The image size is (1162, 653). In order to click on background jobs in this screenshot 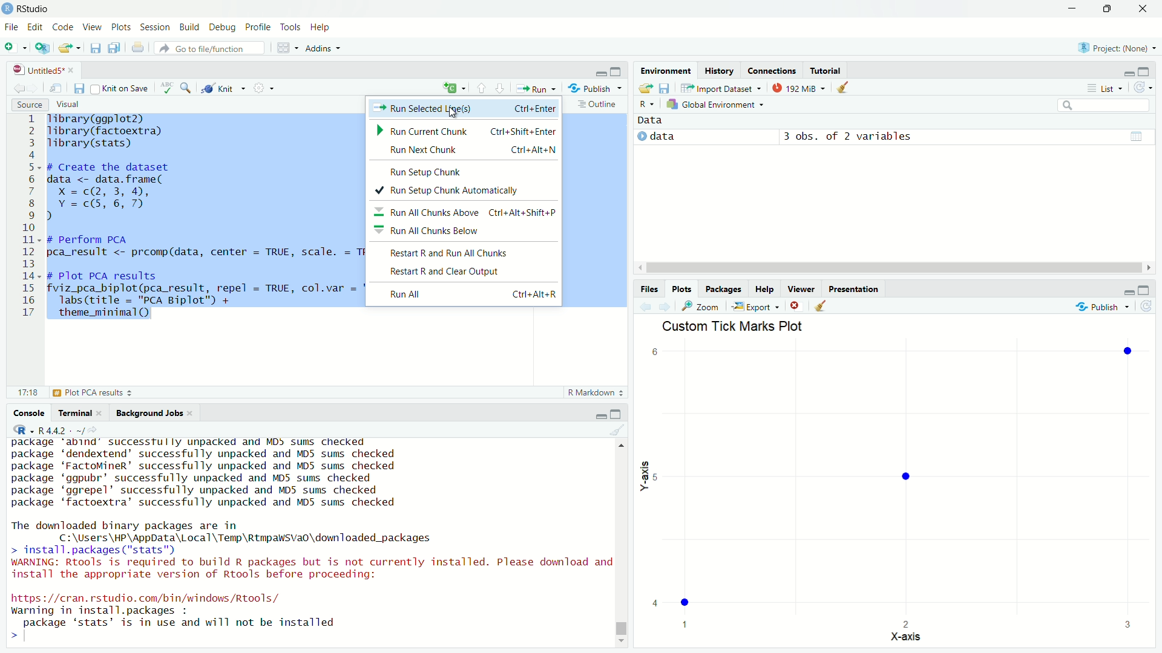, I will do `click(154, 413)`.